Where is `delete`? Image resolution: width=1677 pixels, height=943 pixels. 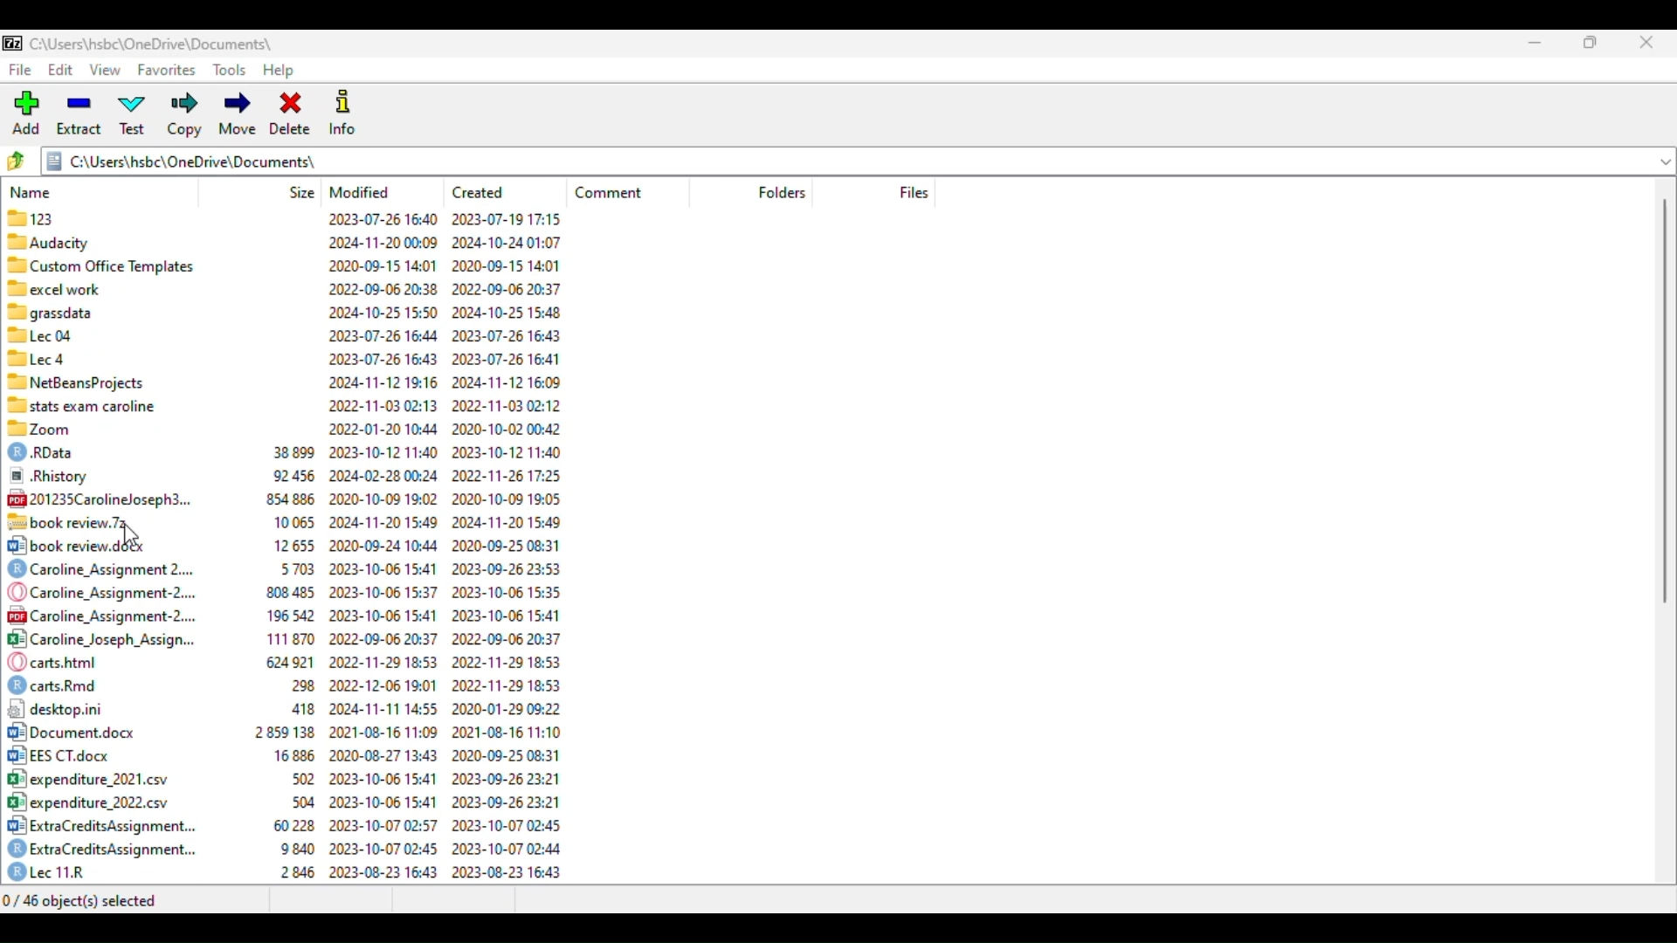
delete is located at coordinates (290, 115).